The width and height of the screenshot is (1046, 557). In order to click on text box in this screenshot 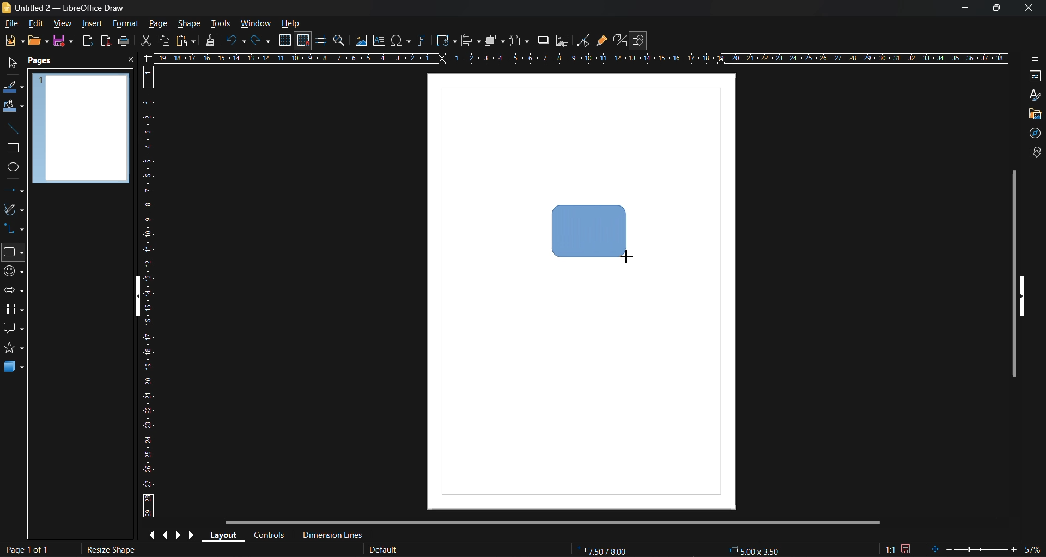, I will do `click(381, 40)`.